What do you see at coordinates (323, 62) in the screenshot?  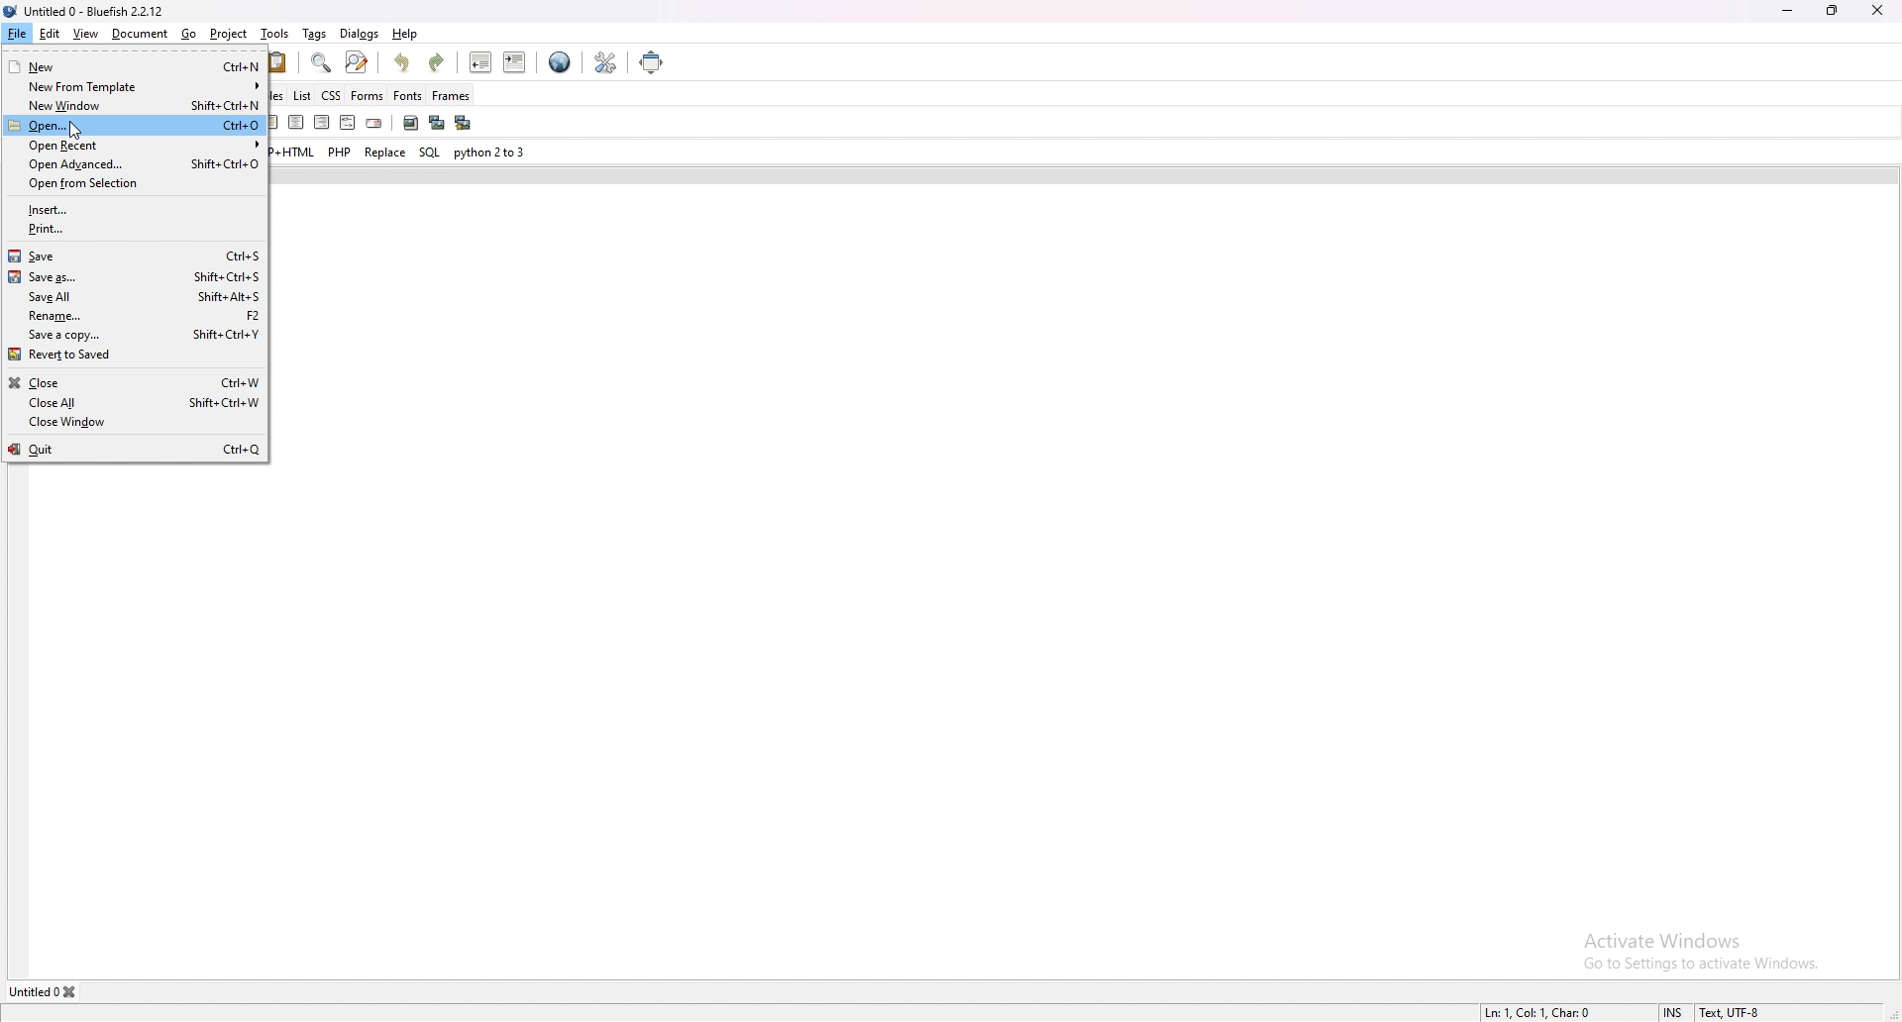 I see `show find bar` at bounding box center [323, 62].